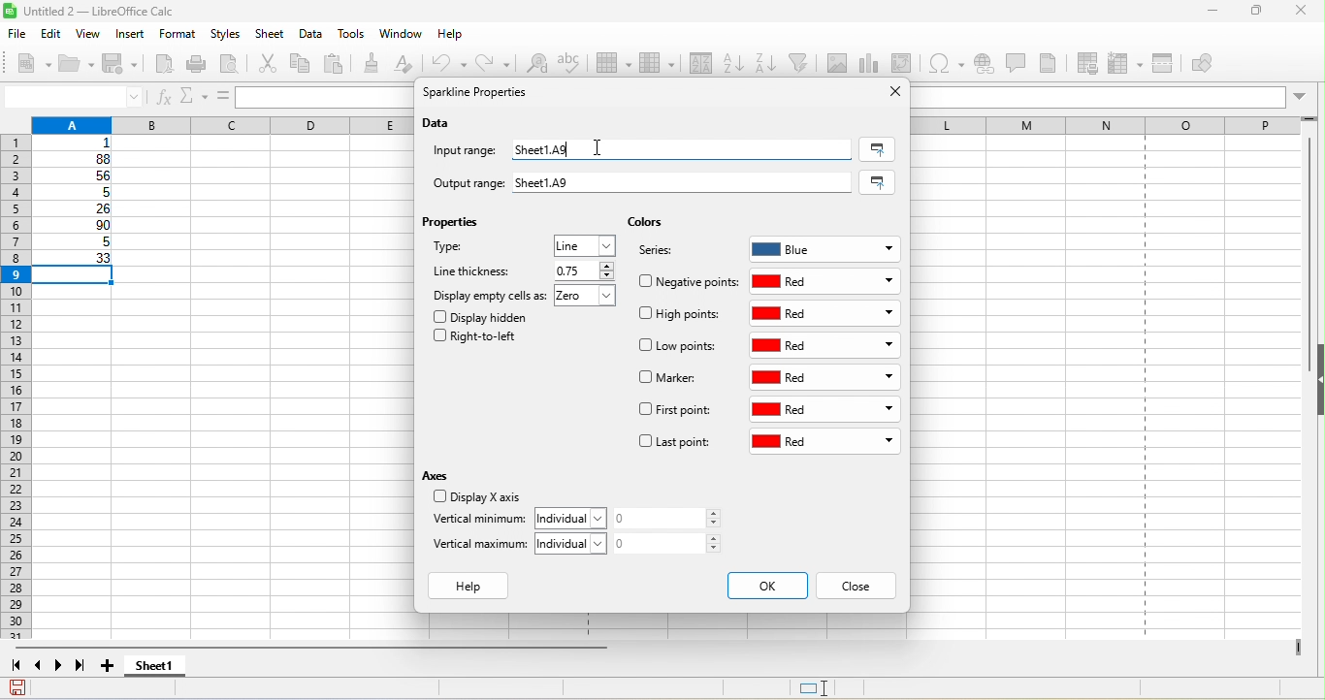  I want to click on 0.75, so click(582, 270).